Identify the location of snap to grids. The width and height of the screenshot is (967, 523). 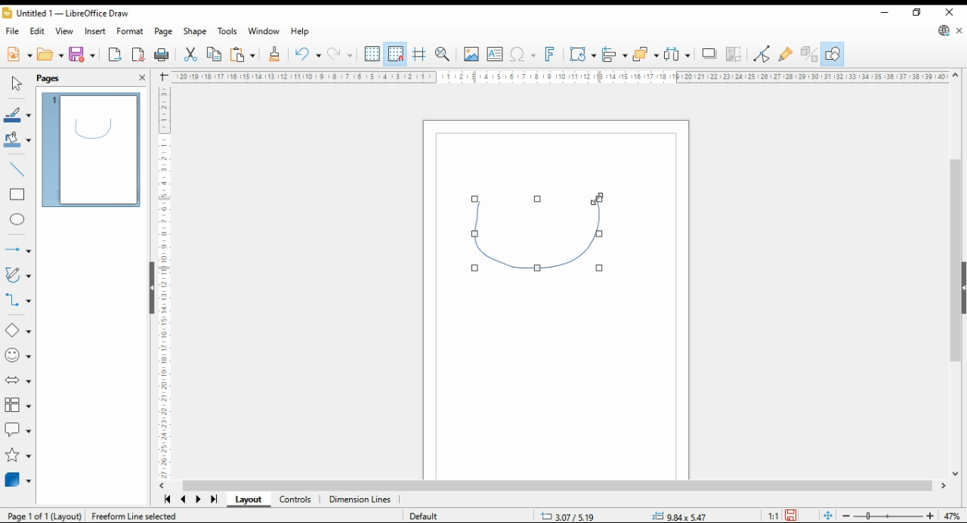
(396, 54).